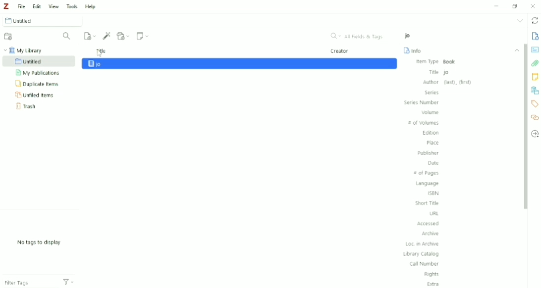 The image size is (541, 288). Describe the element at coordinates (433, 163) in the screenshot. I see `Date` at that location.